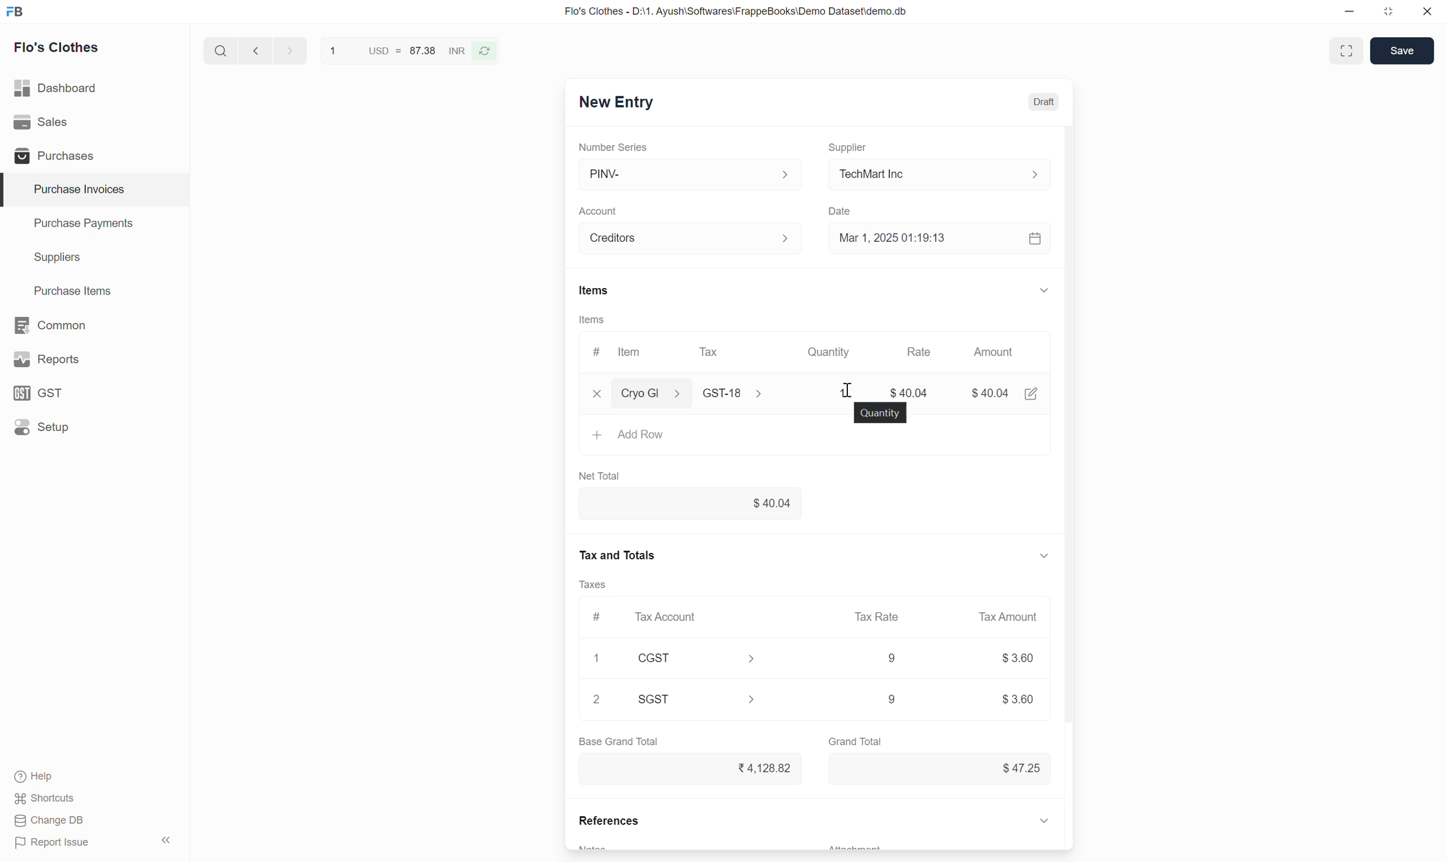  What do you see at coordinates (880, 413) in the screenshot?
I see `Quantity` at bounding box center [880, 413].